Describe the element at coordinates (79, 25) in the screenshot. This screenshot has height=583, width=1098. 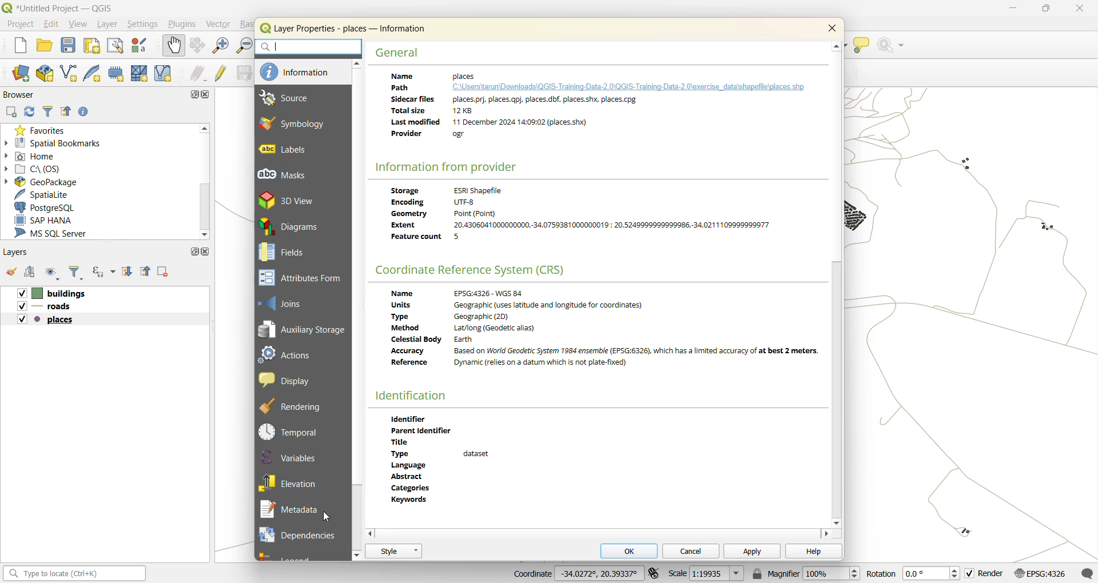
I see `view` at that location.